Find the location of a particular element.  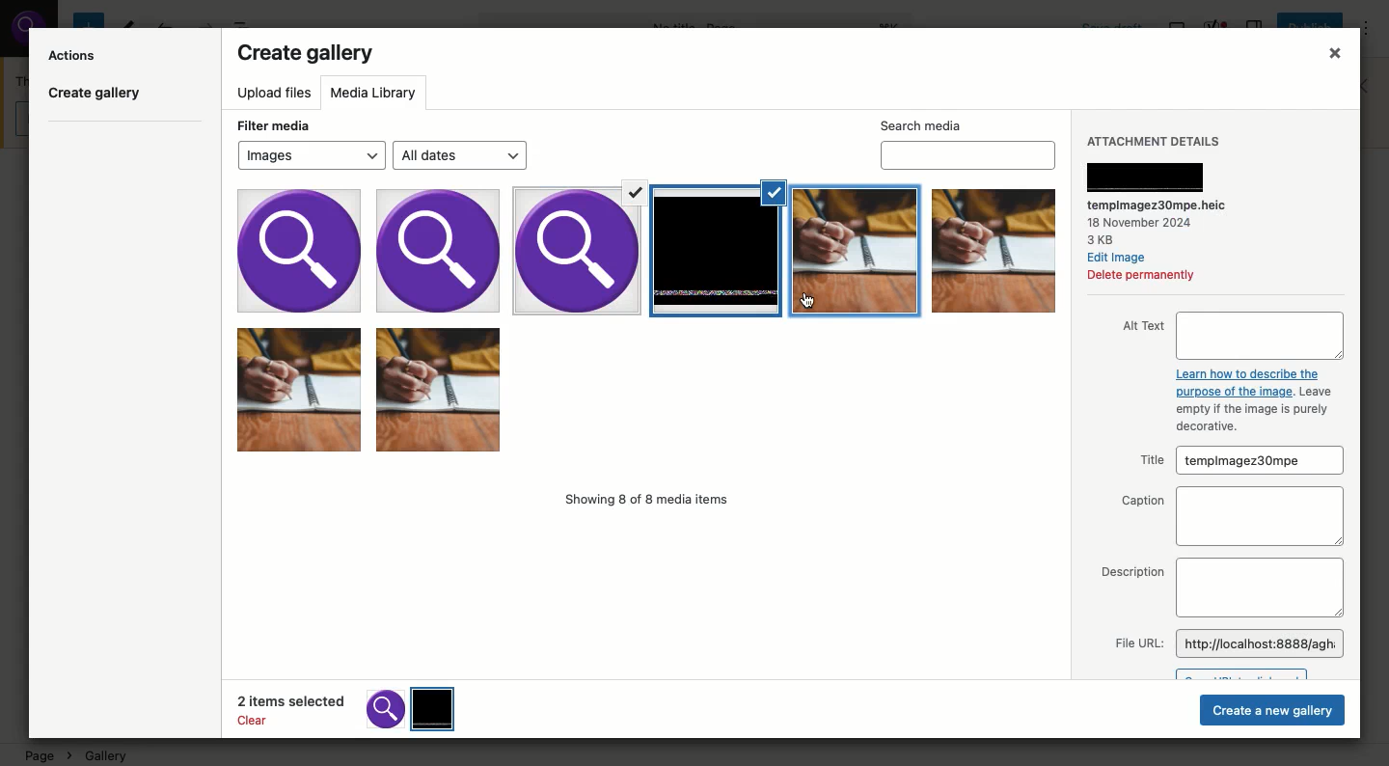

Caption is located at coordinates (1229, 516).